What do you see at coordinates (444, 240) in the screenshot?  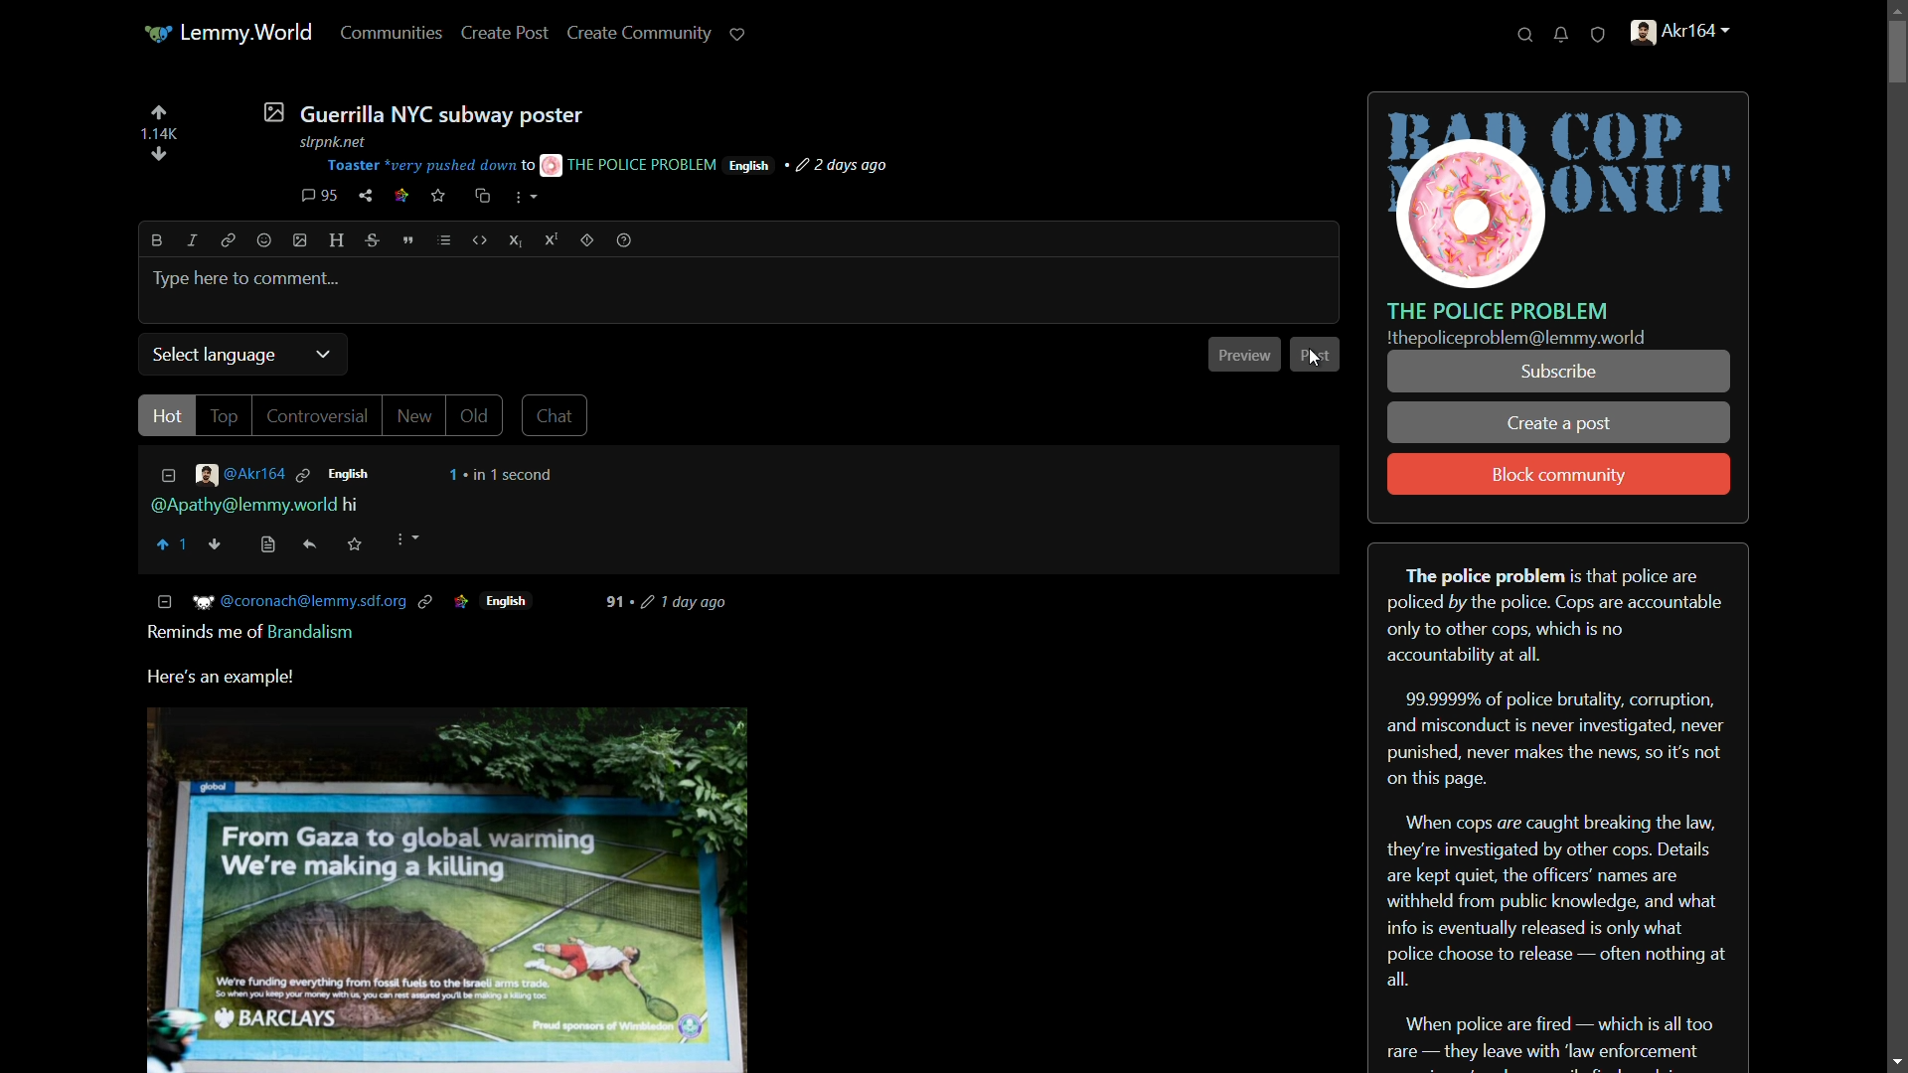 I see `list` at bounding box center [444, 240].